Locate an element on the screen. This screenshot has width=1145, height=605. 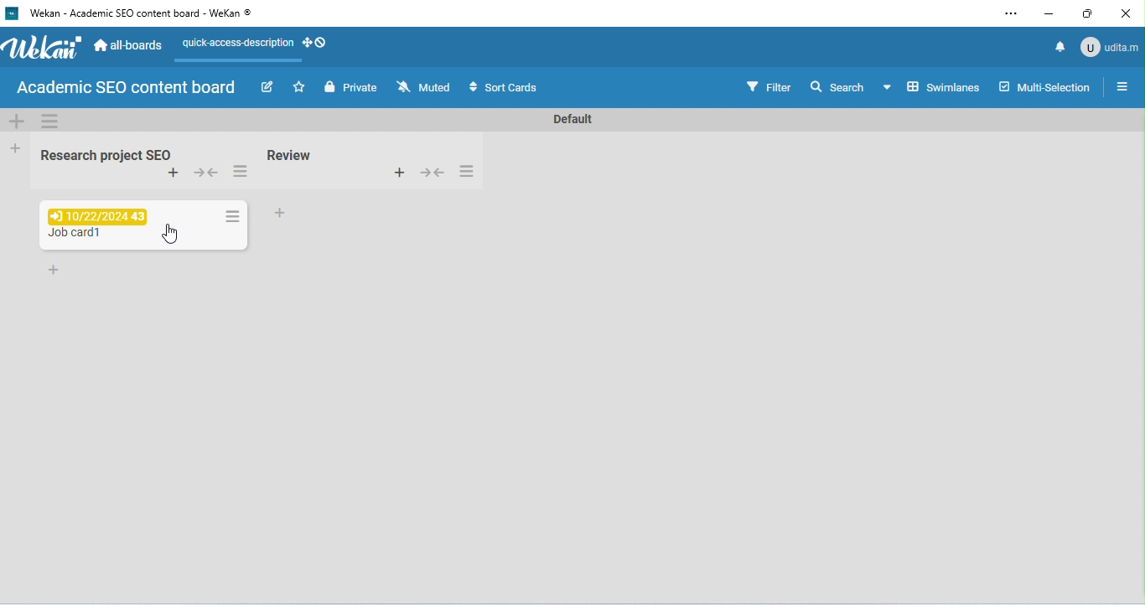
filter is located at coordinates (768, 85).